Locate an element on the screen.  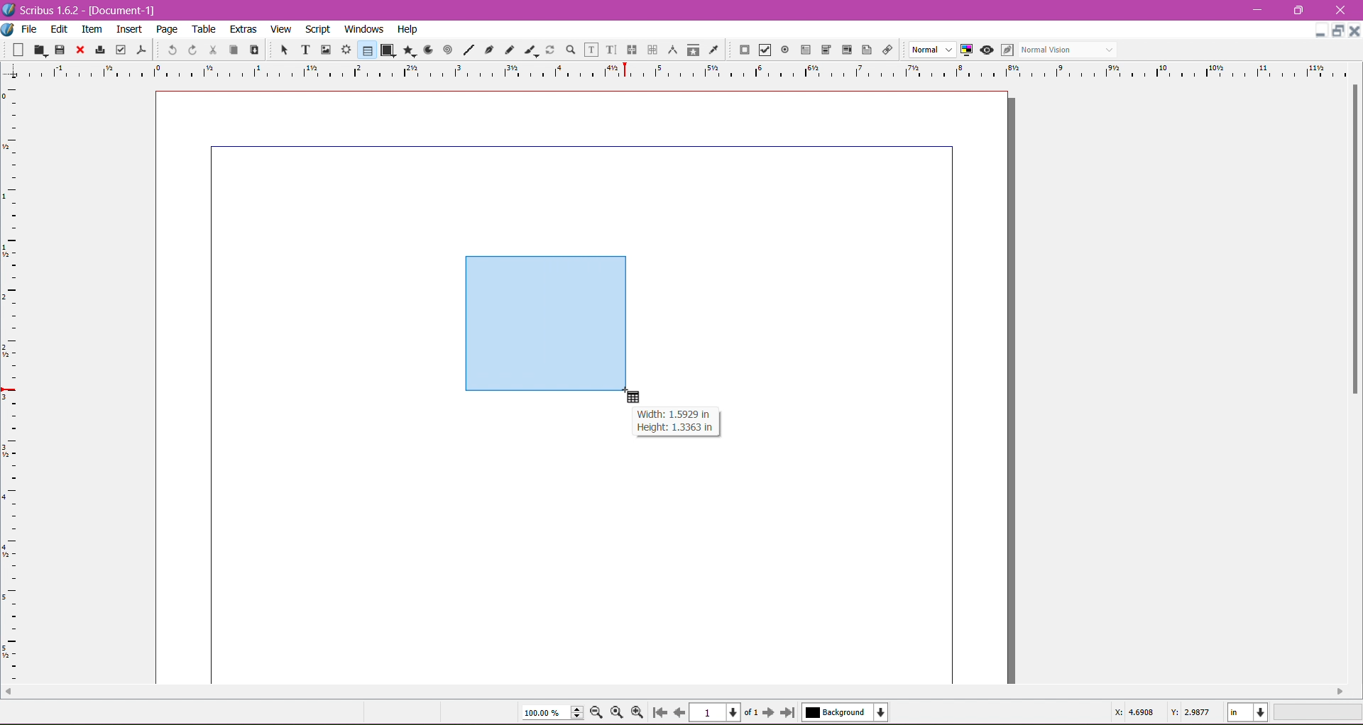
Image Frame is located at coordinates (324, 49).